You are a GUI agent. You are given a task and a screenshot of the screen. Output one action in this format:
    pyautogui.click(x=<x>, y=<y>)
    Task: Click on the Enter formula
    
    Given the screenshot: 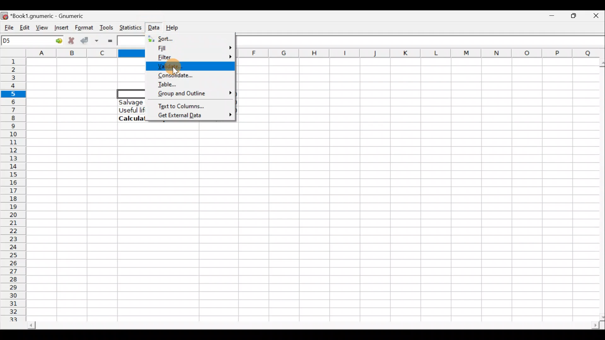 What is the action you would take?
    pyautogui.click(x=110, y=41)
    